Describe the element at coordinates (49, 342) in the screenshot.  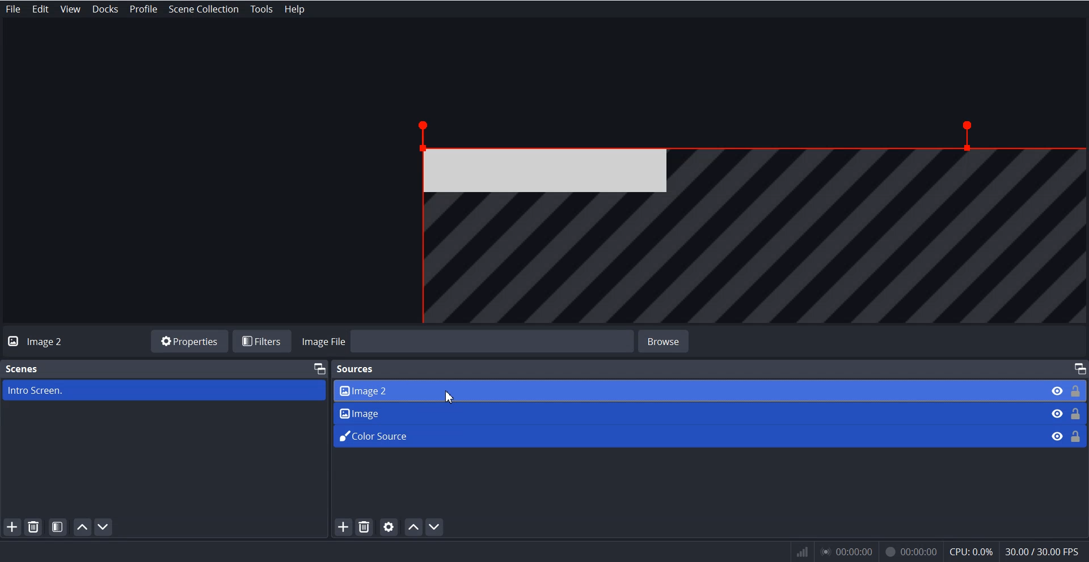
I see `Image 2` at that location.